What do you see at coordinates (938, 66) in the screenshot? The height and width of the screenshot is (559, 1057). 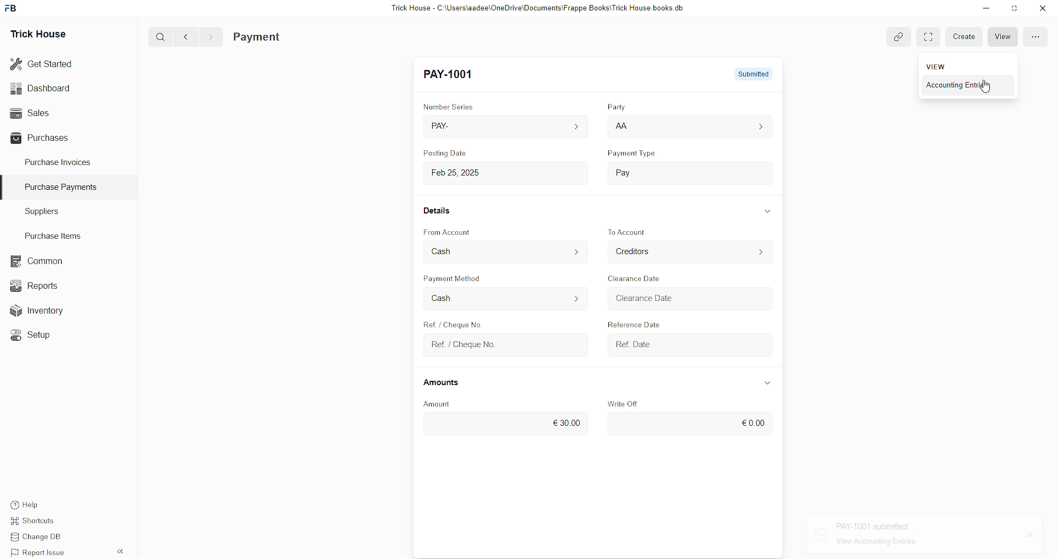 I see `VIEW` at bounding box center [938, 66].